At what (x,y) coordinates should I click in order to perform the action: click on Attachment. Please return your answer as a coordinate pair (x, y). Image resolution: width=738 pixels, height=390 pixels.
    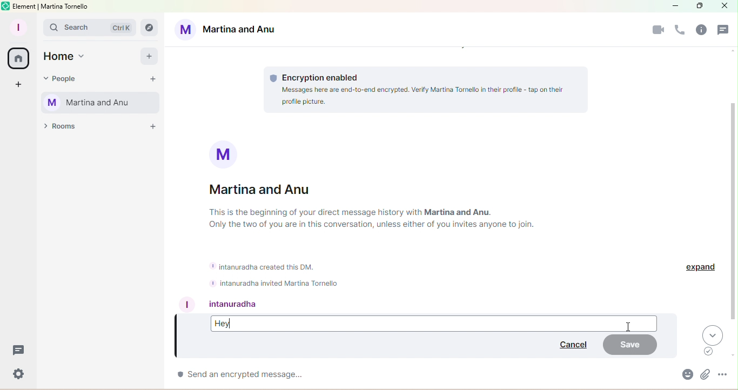
    Looking at the image, I should click on (703, 376).